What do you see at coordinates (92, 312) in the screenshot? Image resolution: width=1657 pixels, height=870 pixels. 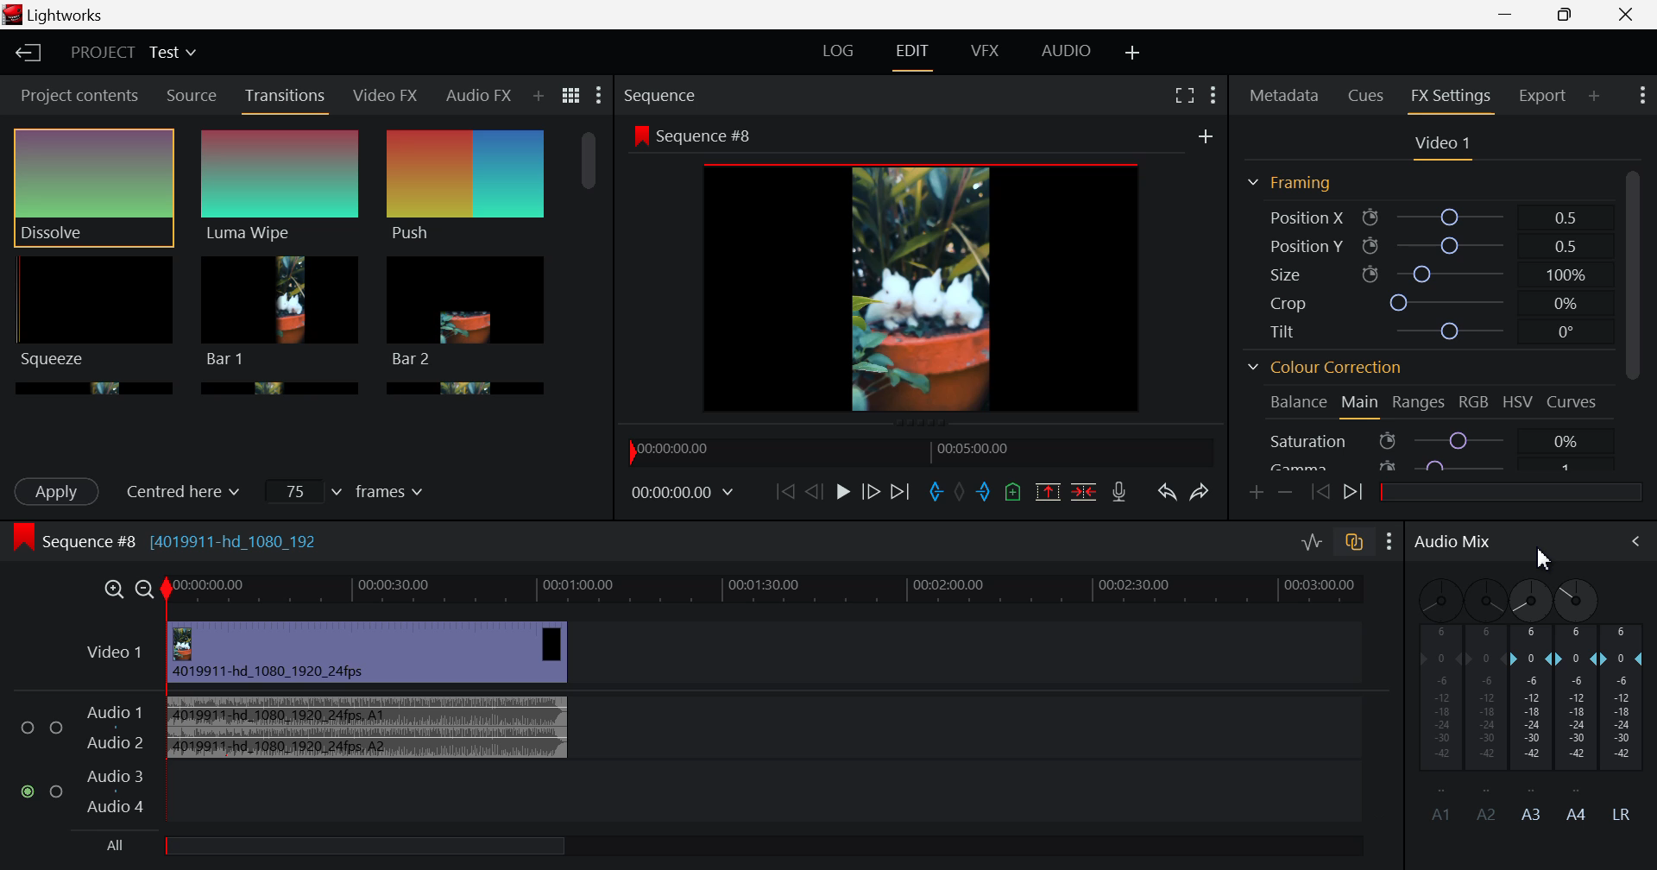 I see `Squeeze` at bounding box center [92, 312].